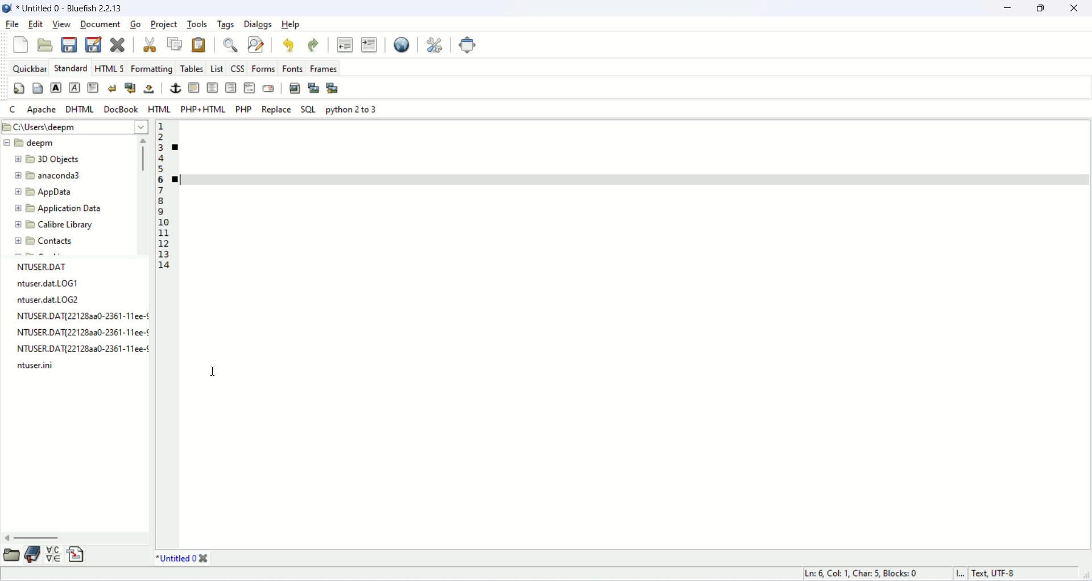 The image size is (1092, 581). Describe the element at coordinates (98, 23) in the screenshot. I see `document` at that location.